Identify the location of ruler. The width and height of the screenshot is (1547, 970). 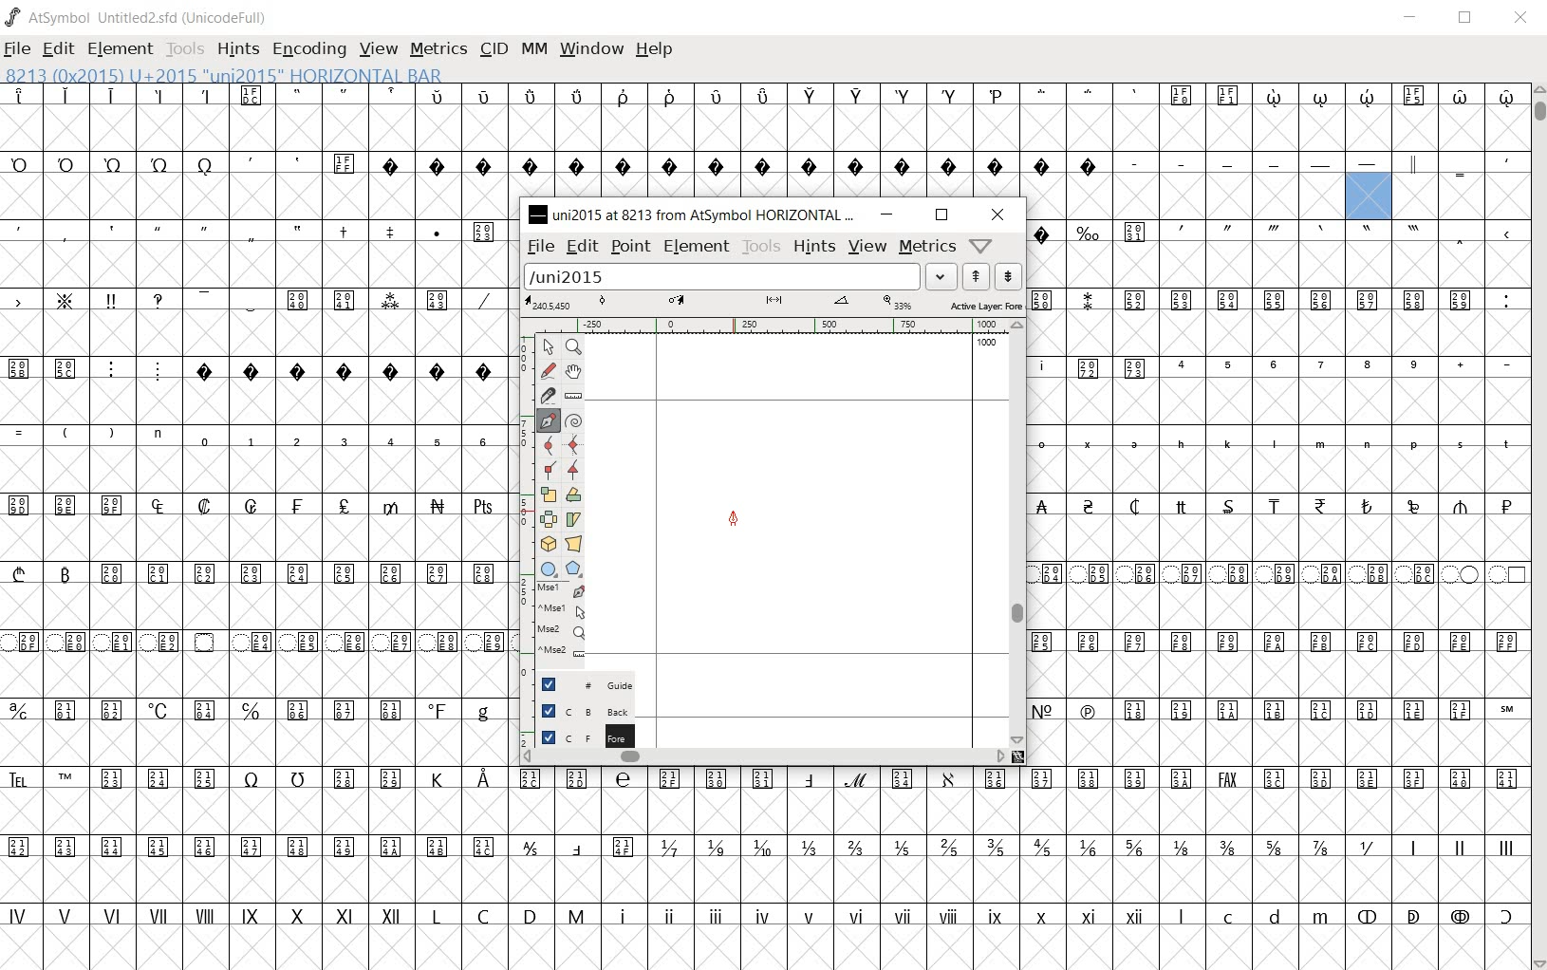
(777, 326).